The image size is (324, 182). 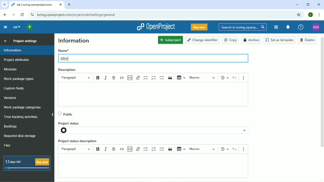 I want to click on Name, so click(x=63, y=50).